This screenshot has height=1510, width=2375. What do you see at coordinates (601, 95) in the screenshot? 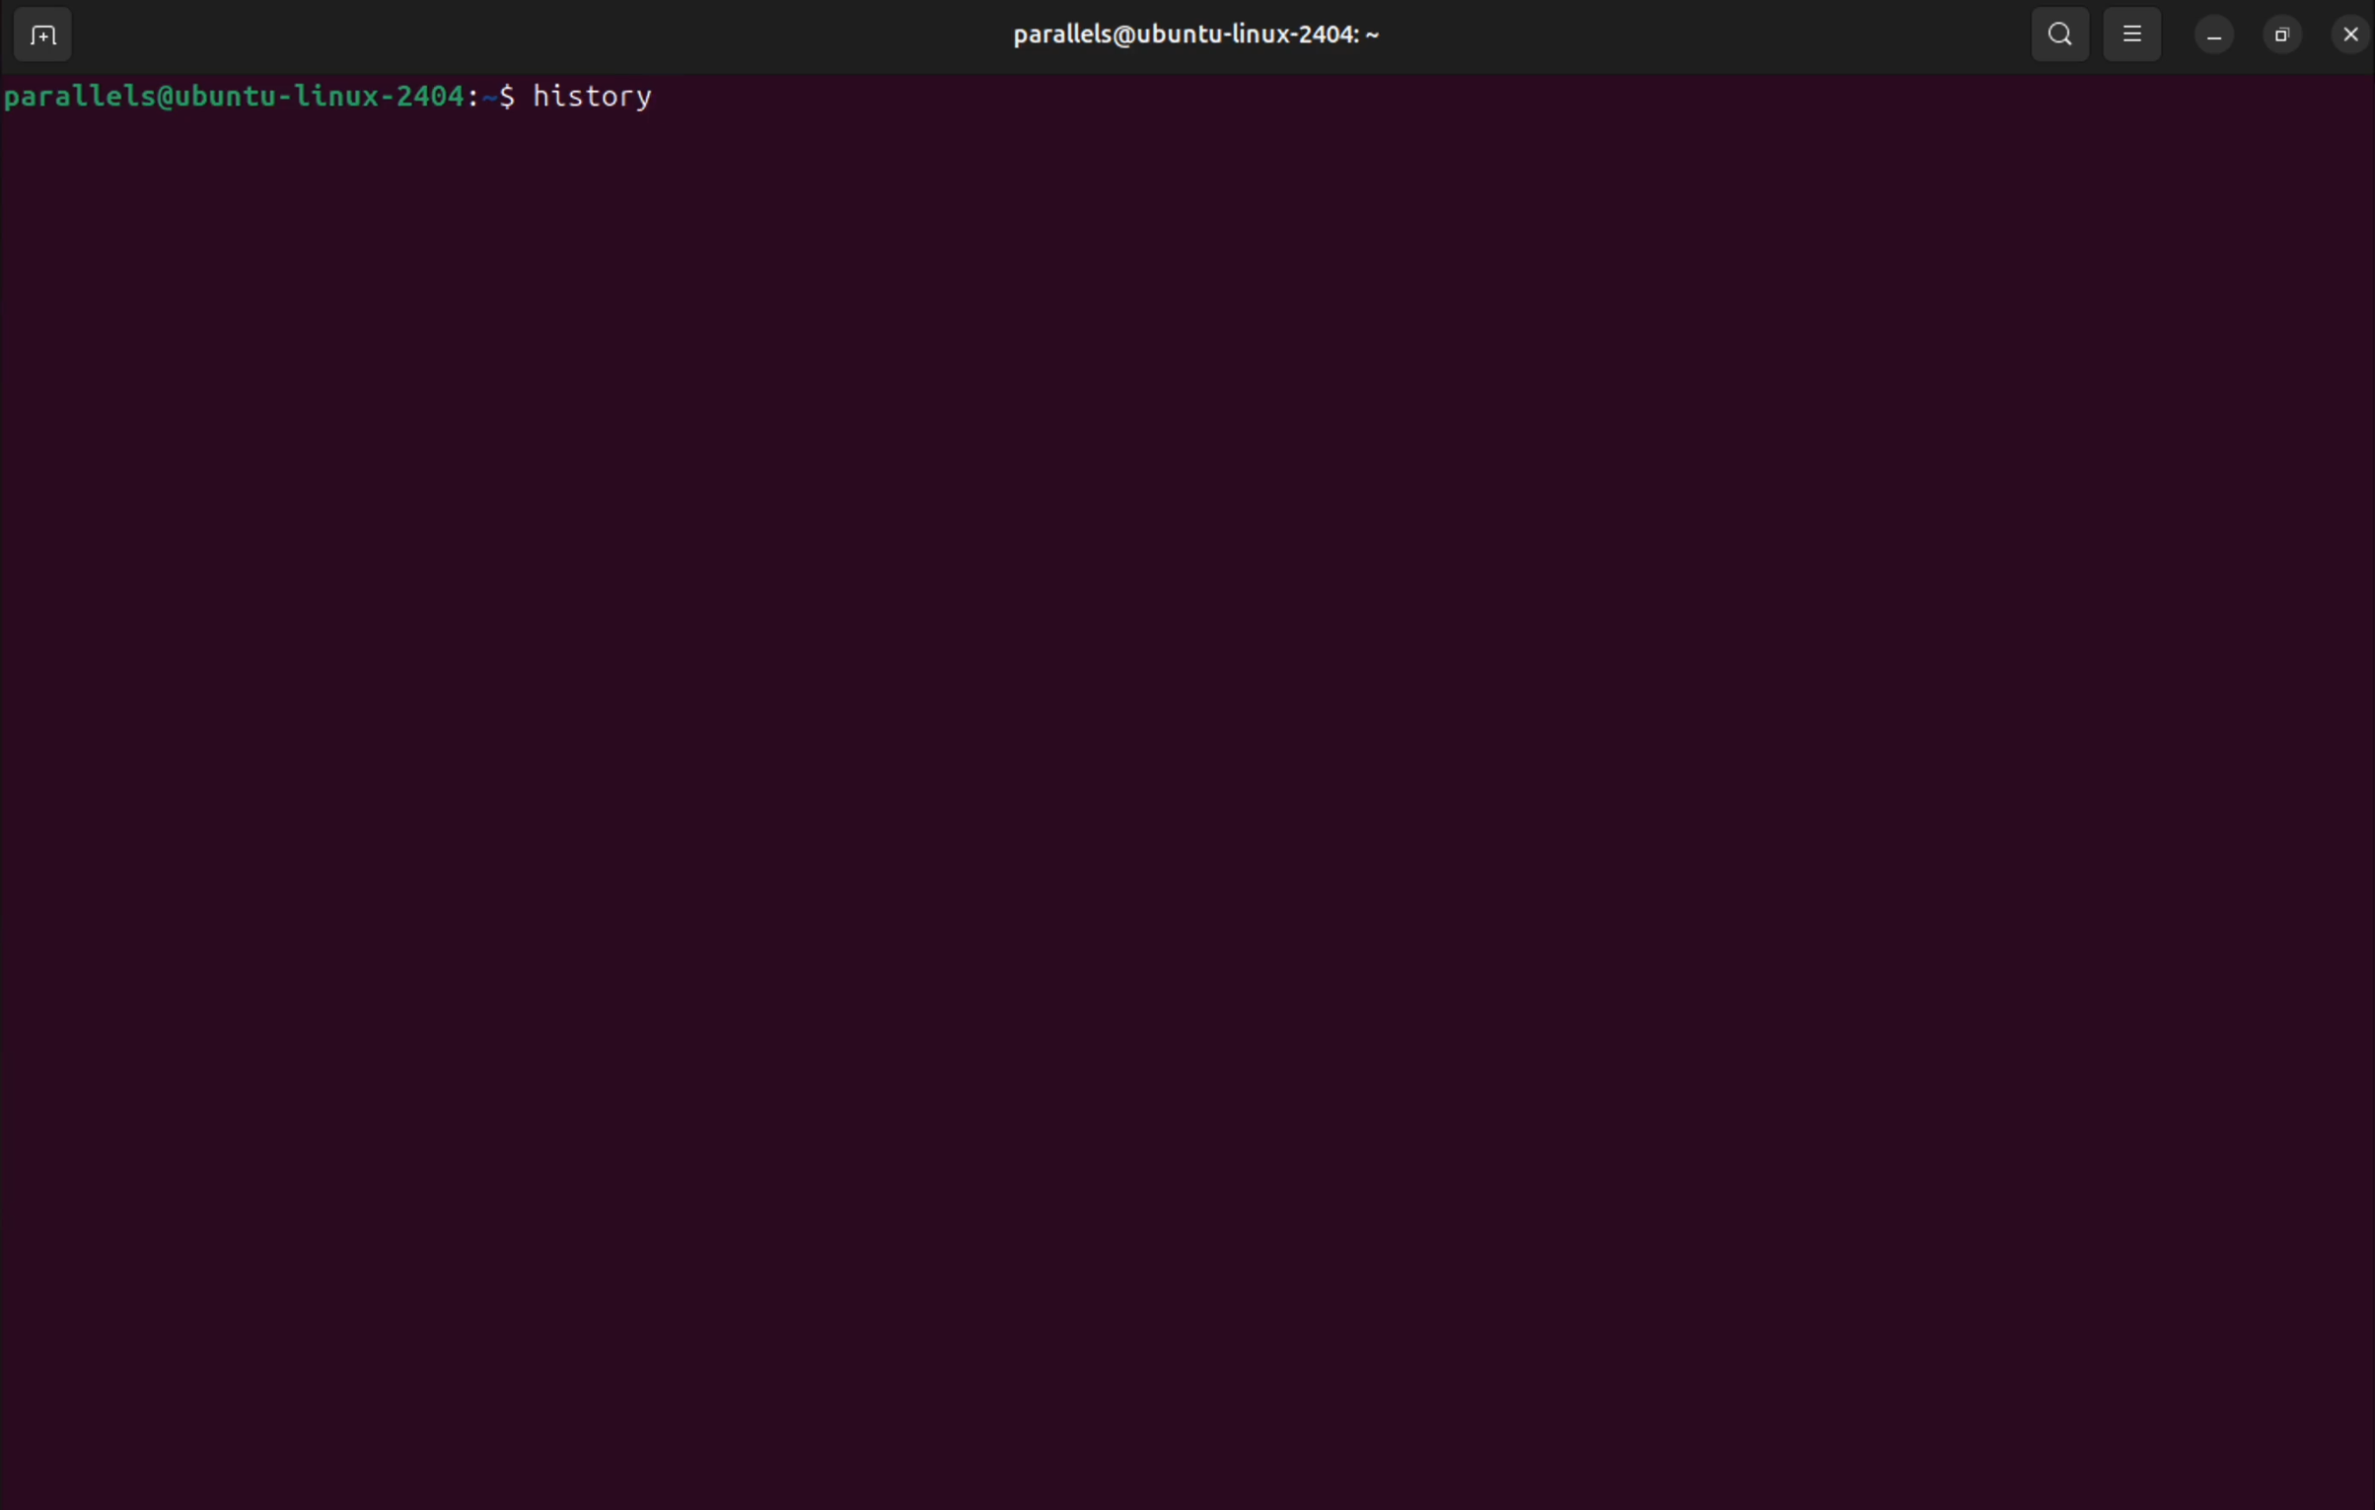
I see `history` at bounding box center [601, 95].